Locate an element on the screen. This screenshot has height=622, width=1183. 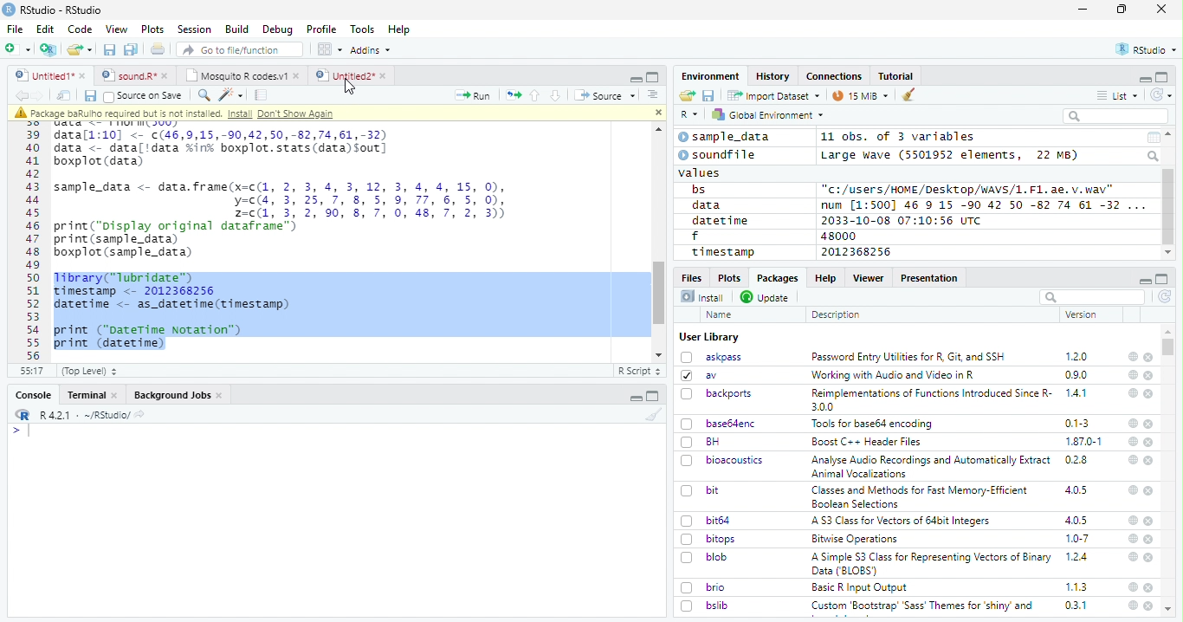
scroll bar is located at coordinates (660, 292).